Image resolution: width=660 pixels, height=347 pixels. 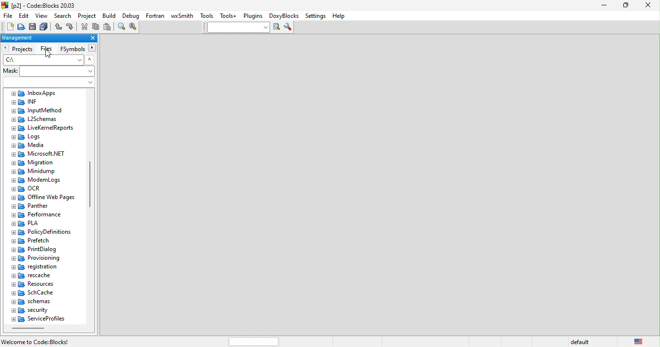 I want to click on offline web pages, so click(x=45, y=197).